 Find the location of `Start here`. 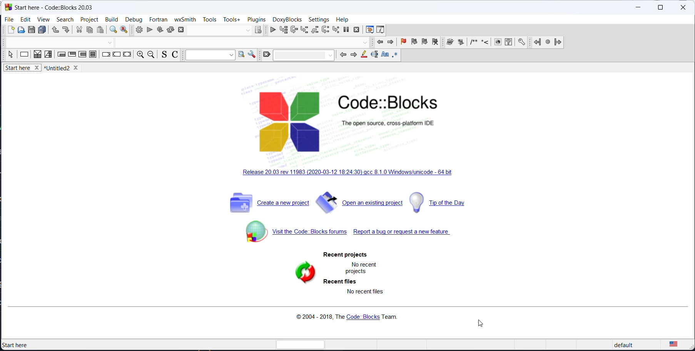

Start here is located at coordinates (23, 344).